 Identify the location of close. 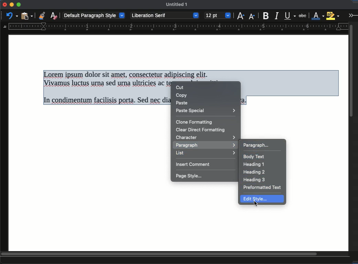
(4, 5).